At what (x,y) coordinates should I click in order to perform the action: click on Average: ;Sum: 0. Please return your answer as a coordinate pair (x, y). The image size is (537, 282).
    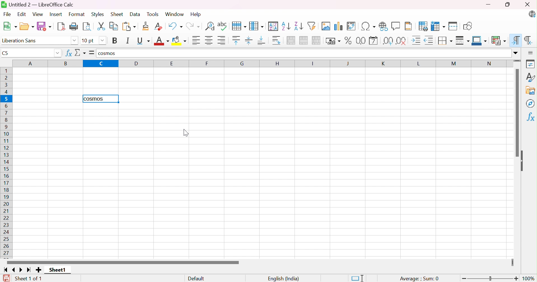
    Looking at the image, I should click on (420, 279).